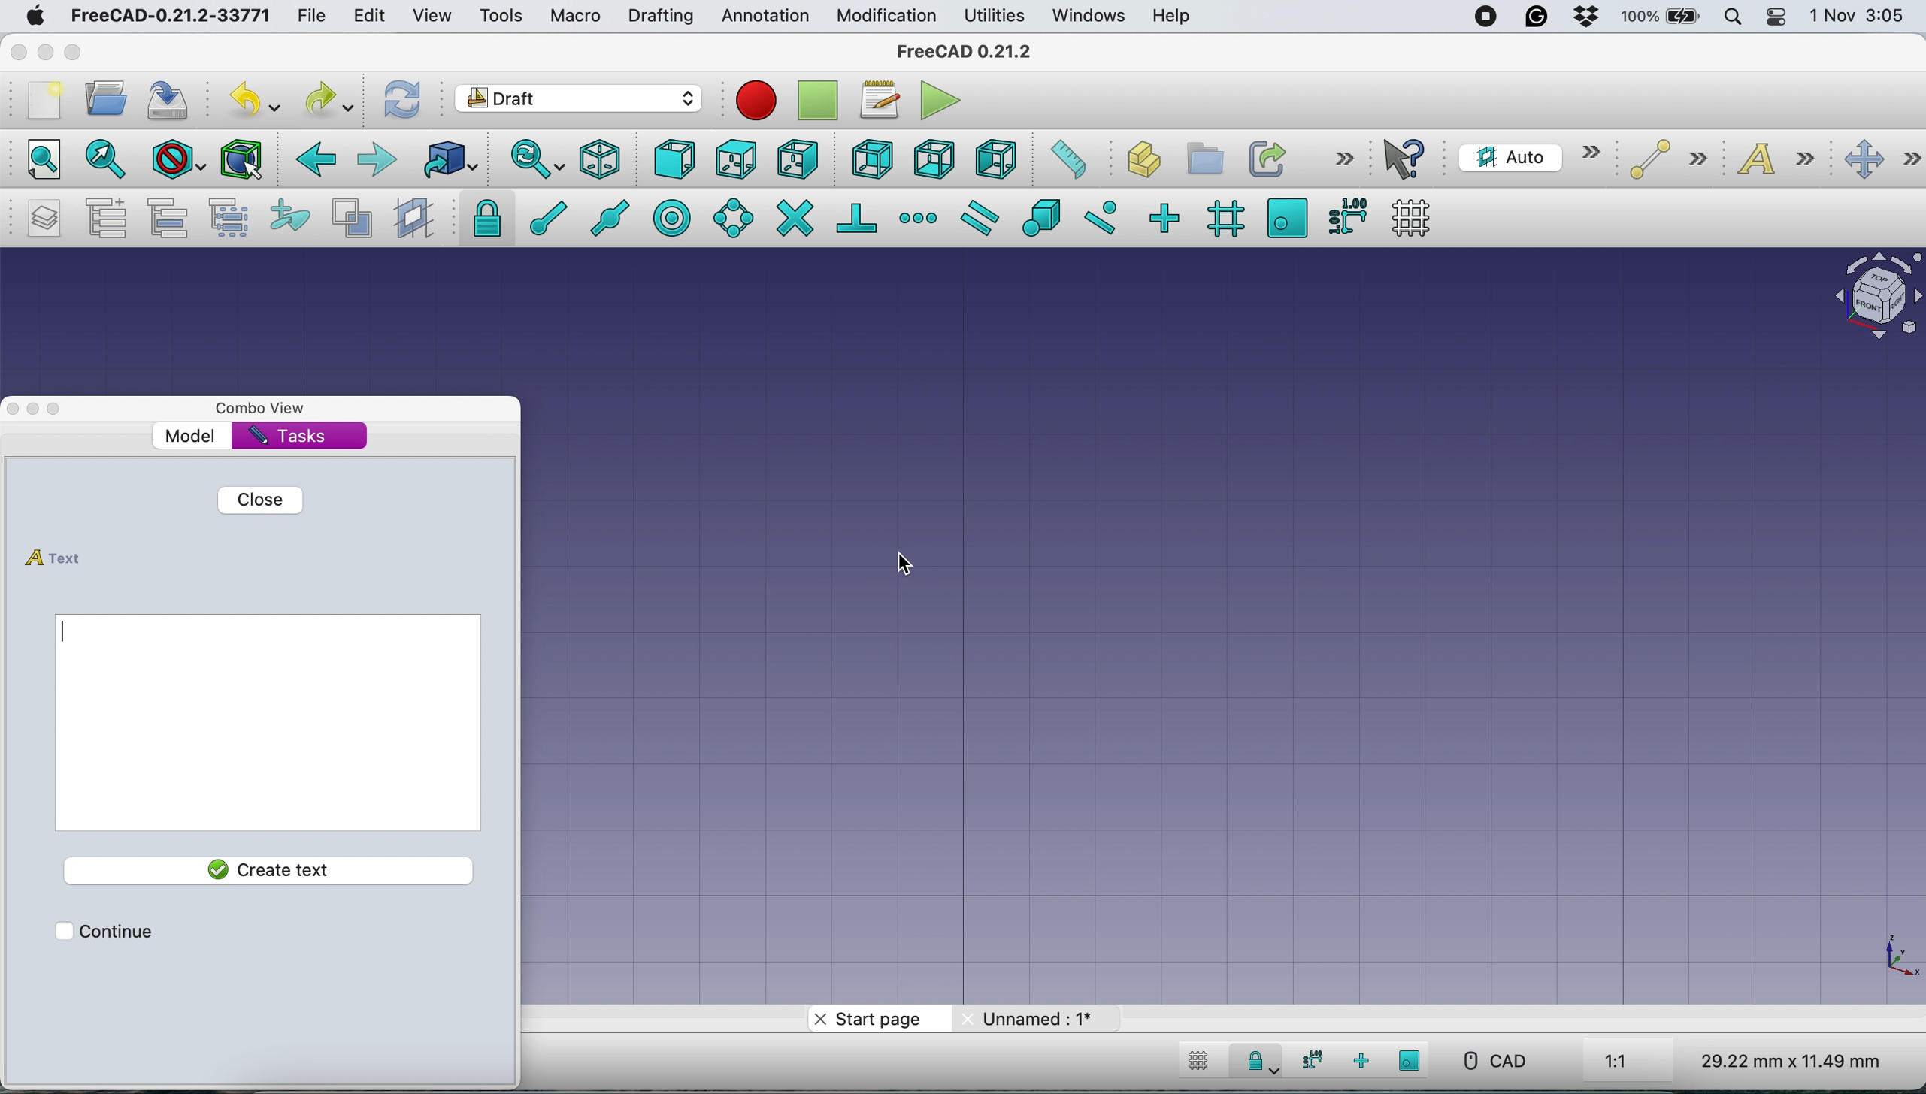  Describe the element at coordinates (1535, 18) in the screenshot. I see `grammarly` at that location.